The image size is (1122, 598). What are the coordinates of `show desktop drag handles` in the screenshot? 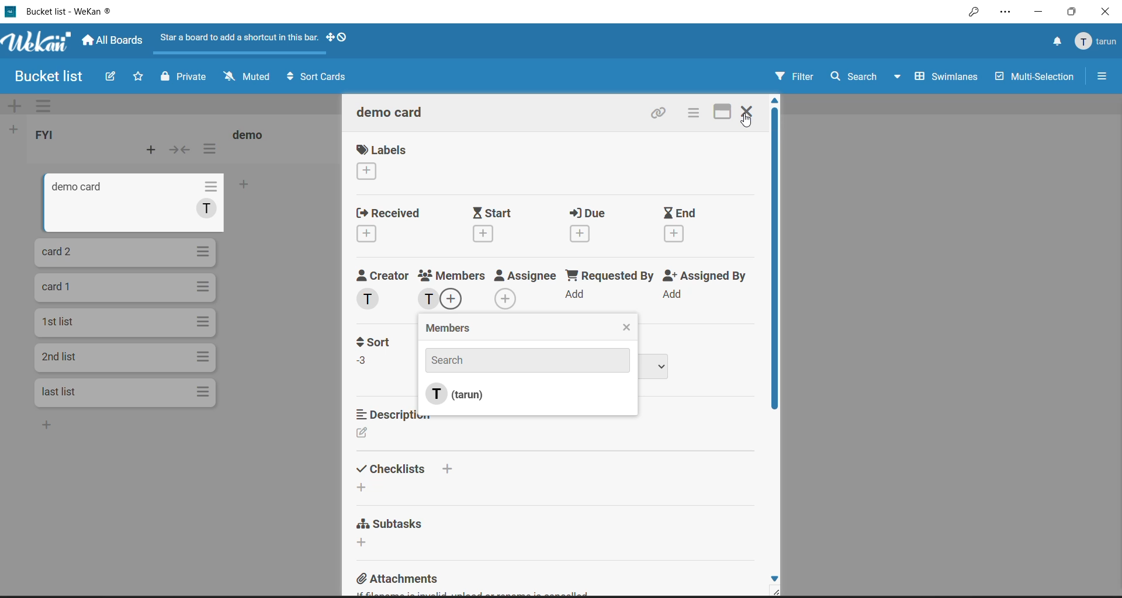 It's located at (337, 38).